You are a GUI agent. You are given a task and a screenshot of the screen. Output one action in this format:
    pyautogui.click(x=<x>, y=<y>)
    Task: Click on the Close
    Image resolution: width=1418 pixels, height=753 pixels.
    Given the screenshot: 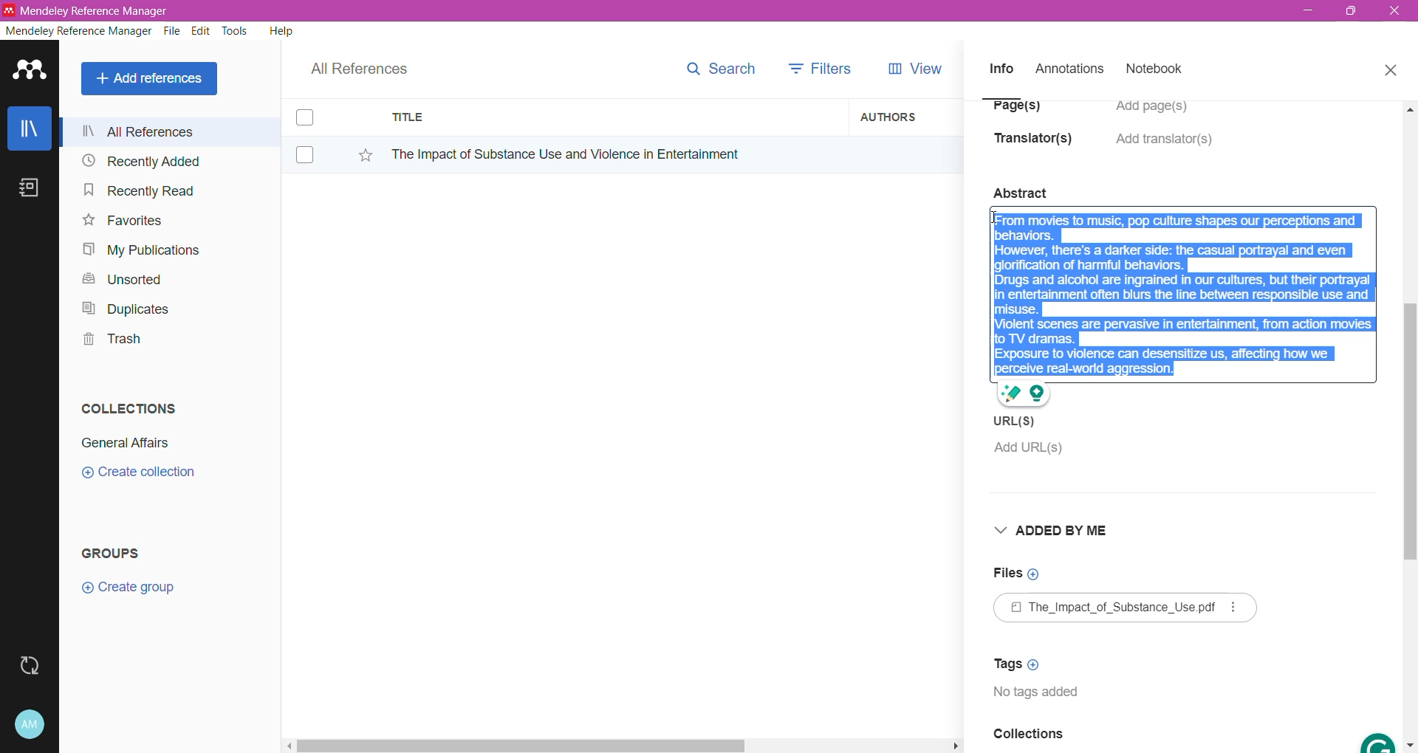 What is the action you would take?
    pyautogui.click(x=1390, y=68)
    